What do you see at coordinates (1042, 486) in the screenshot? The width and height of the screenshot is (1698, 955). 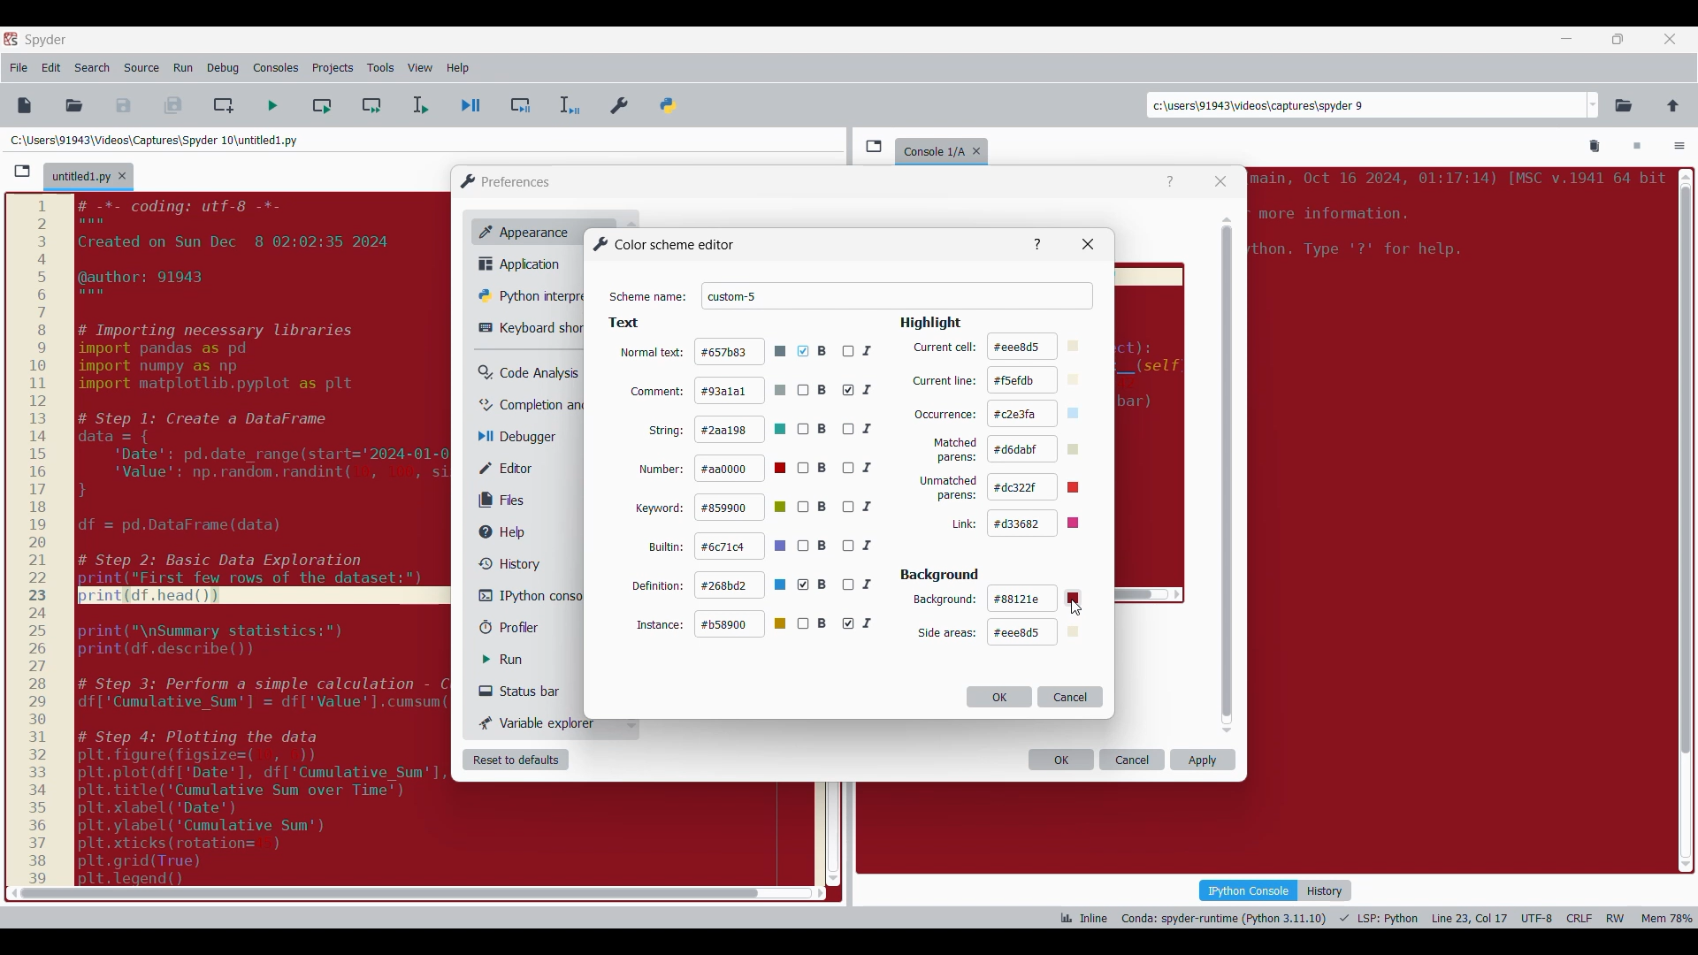 I see `#dc322f` at bounding box center [1042, 486].